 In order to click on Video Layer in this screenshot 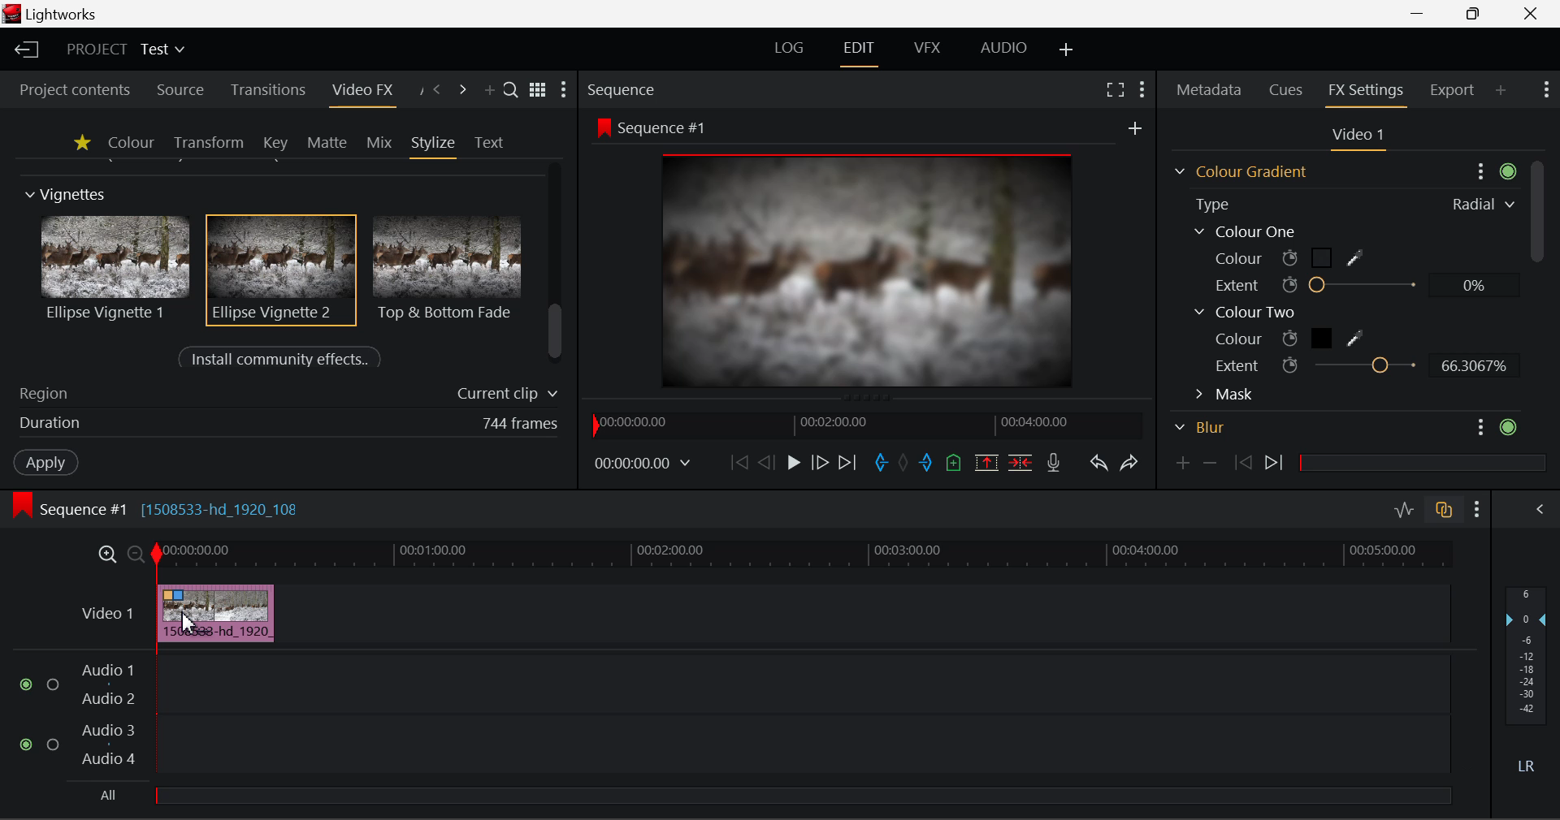, I will do `click(104, 612)`.